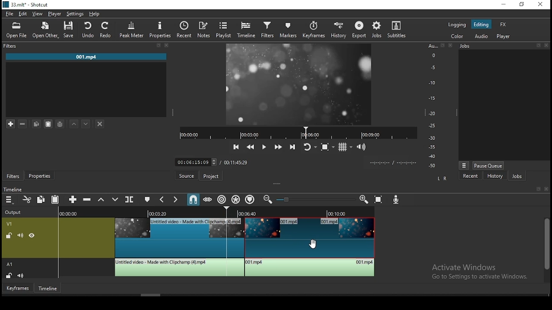  I want to click on notes, so click(202, 29).